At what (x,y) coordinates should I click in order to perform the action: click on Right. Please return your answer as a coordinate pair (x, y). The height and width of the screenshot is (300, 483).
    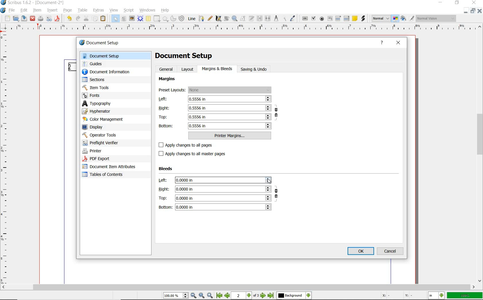
    Looking at the image, I should click on (215, 107).